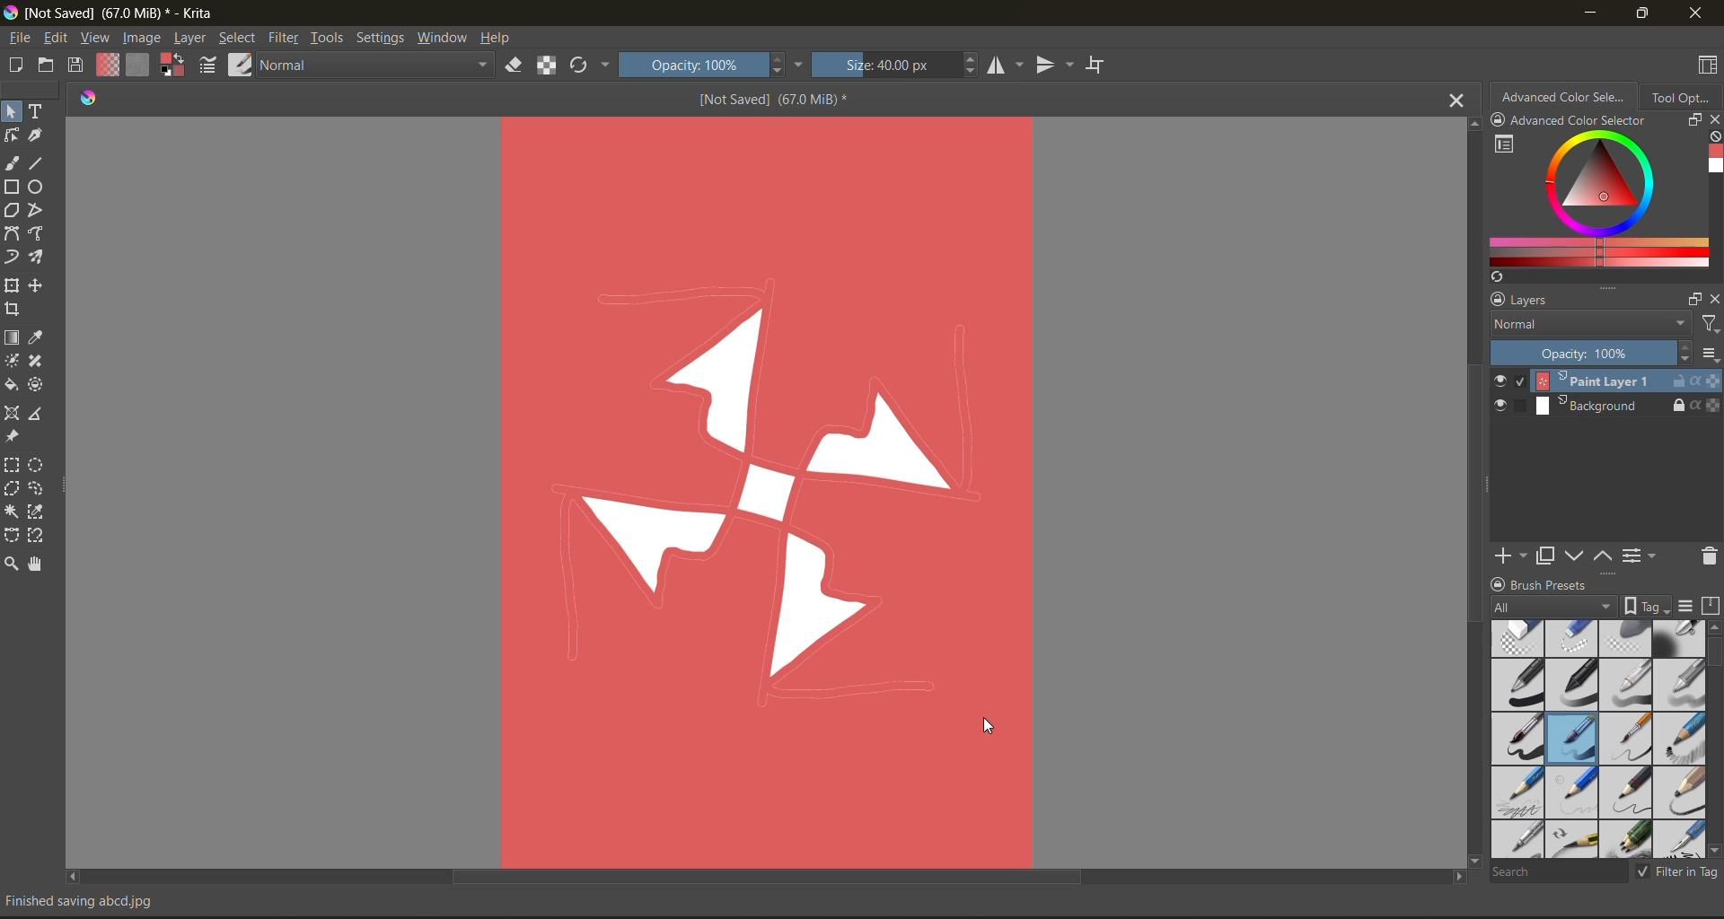 The height and width of the screenshot is (919, 1724). Describe the element at coordinates (583, 63) in the screenshot. I see `reload original preset` at that location.